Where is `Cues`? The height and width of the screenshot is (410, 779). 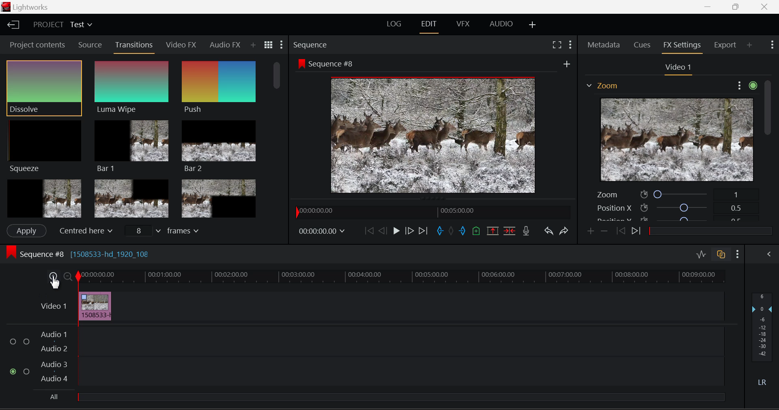 Cues is located at coordinates (642, 44).